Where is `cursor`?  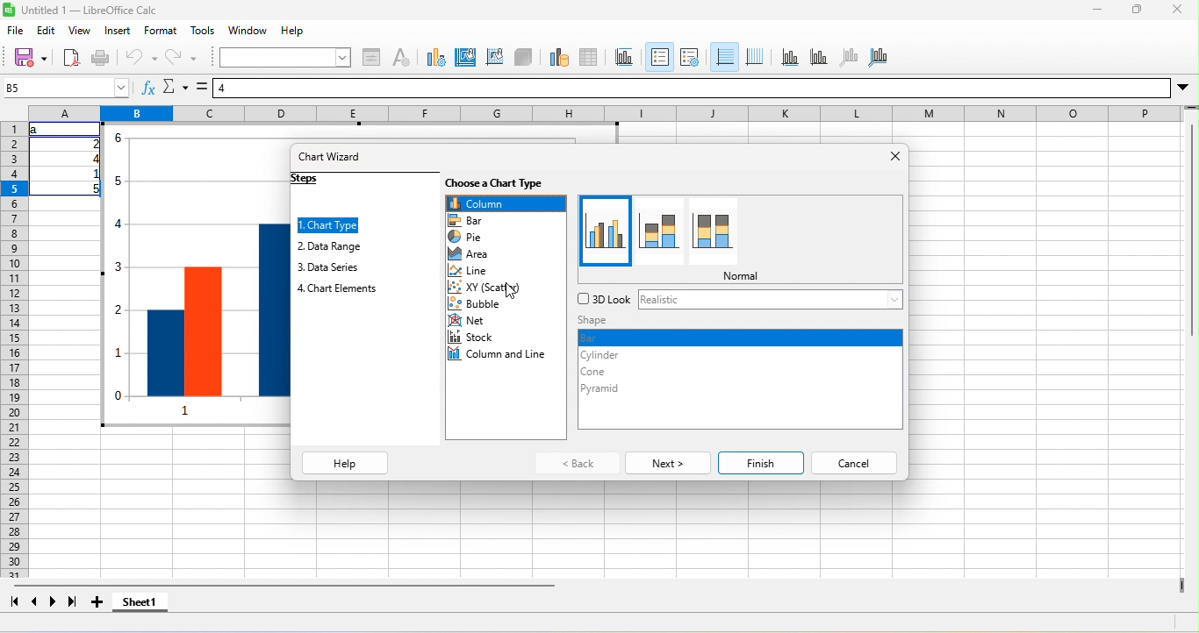 cursor is located at coordinates (511, 291).